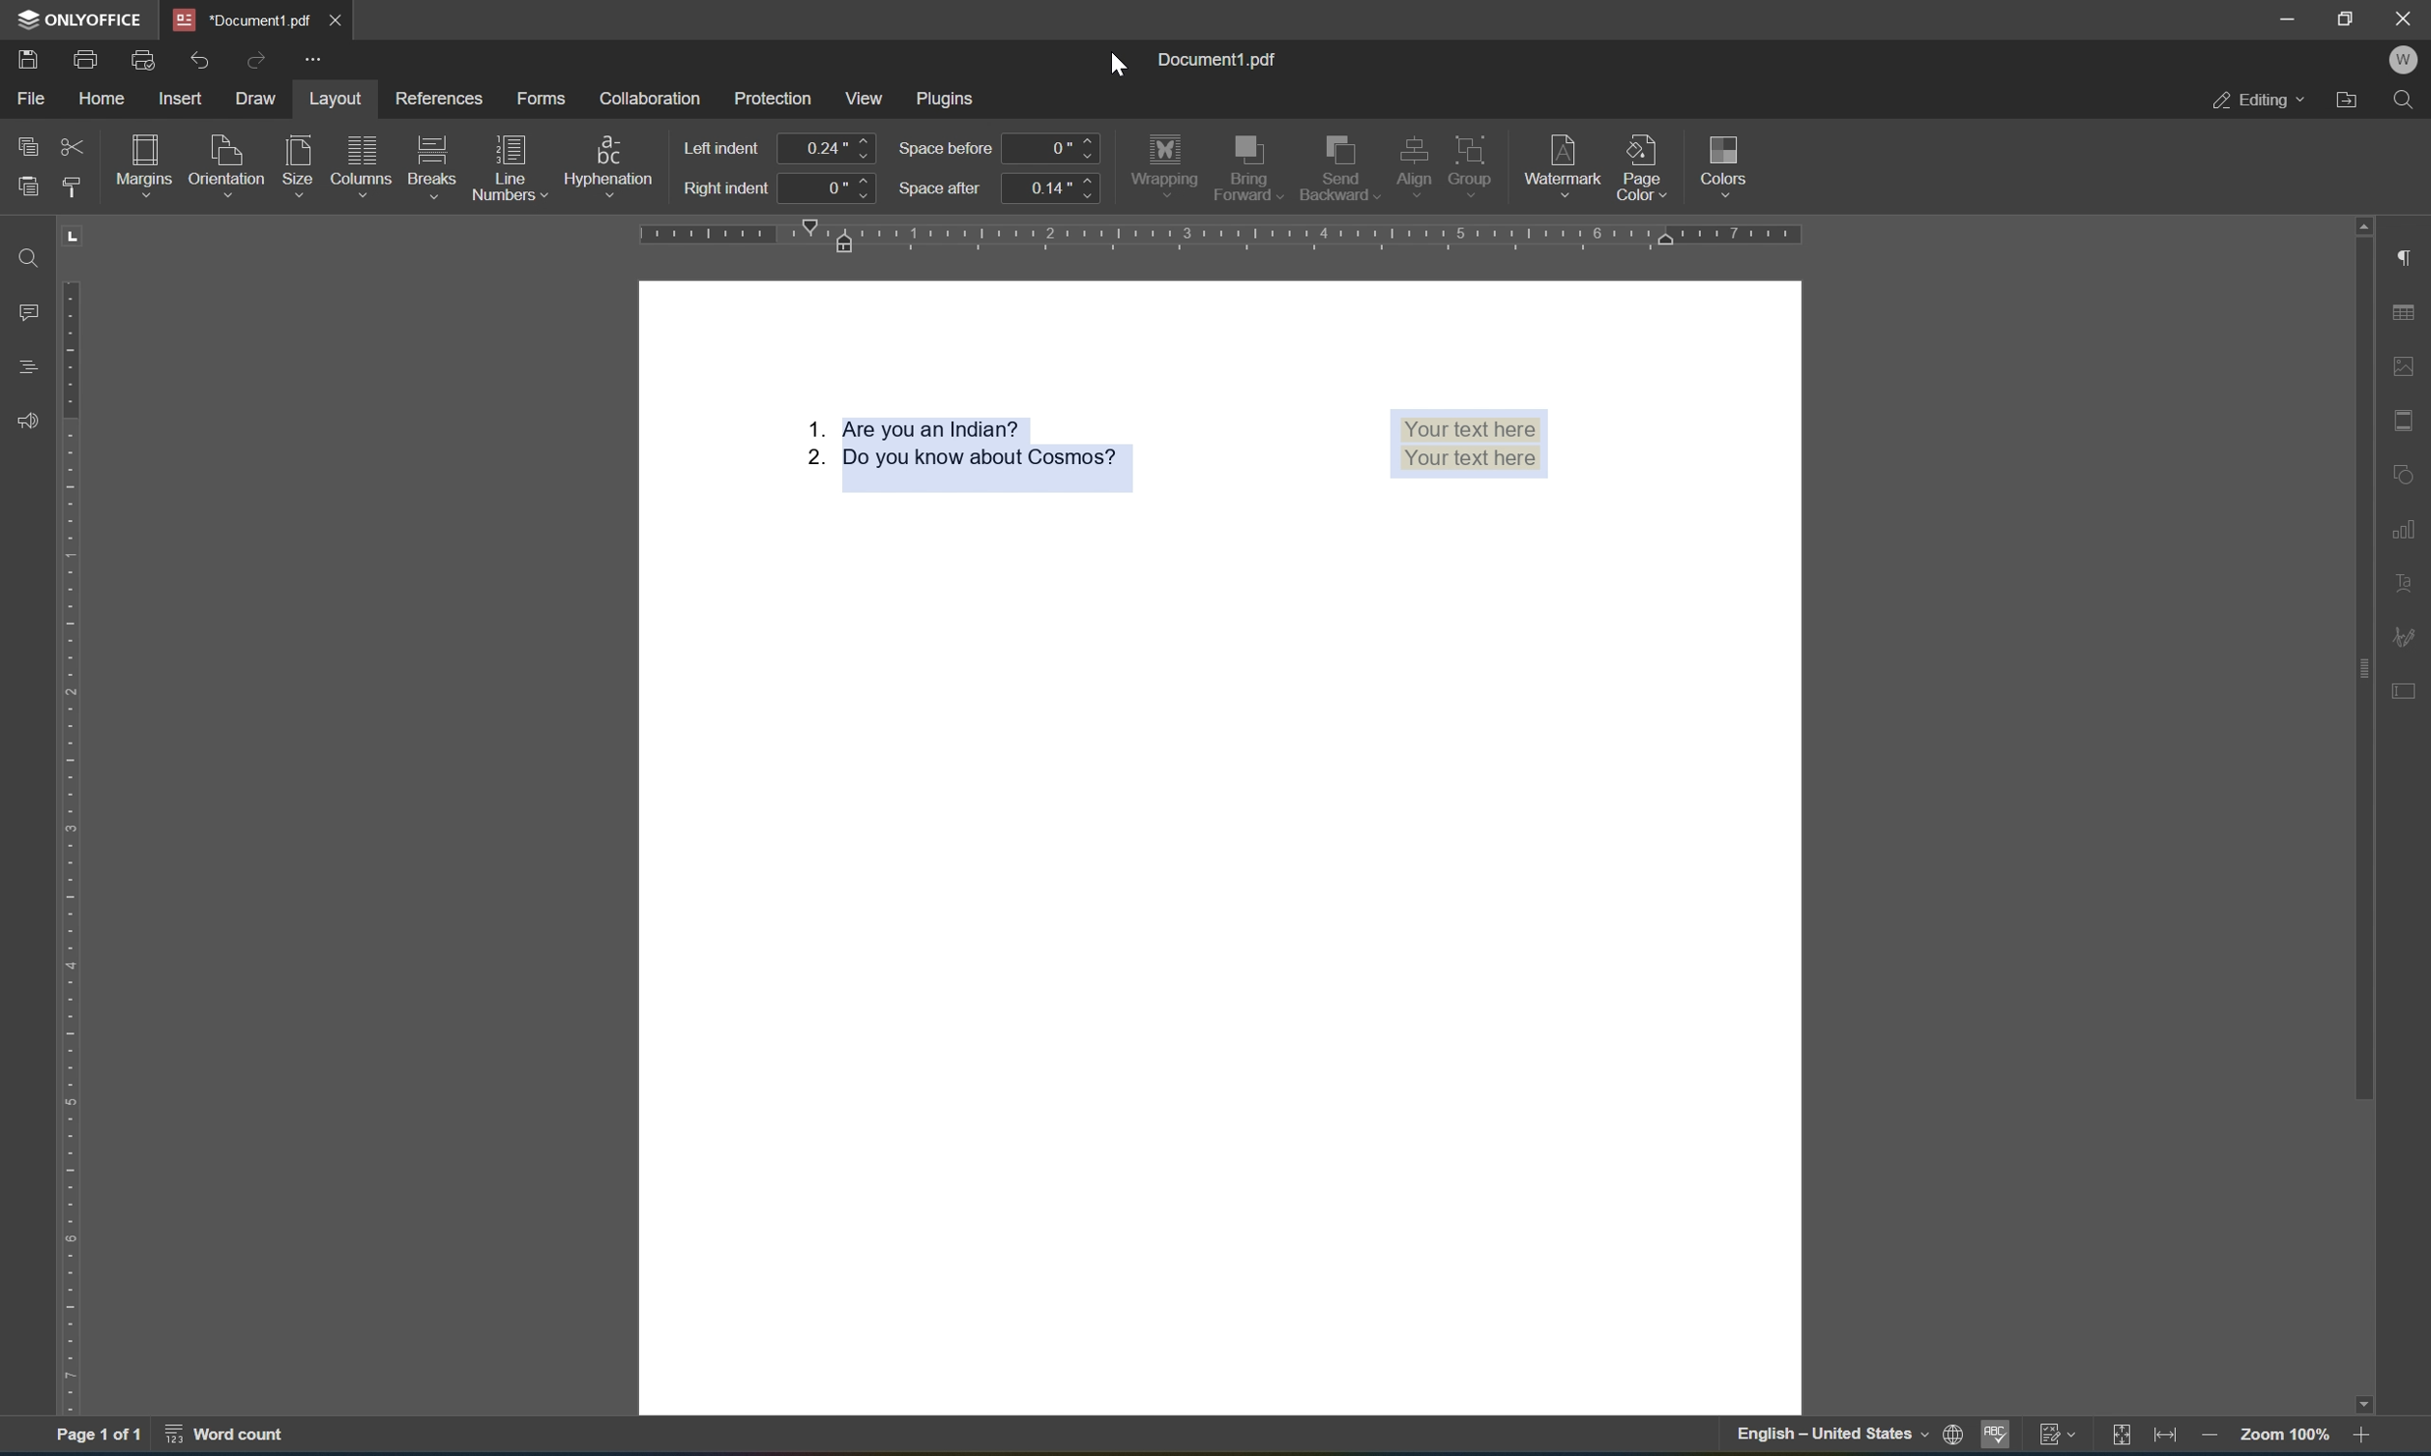  Describe the element at coordinates (335, 99) in the screenshot. I see `layout` at that location.